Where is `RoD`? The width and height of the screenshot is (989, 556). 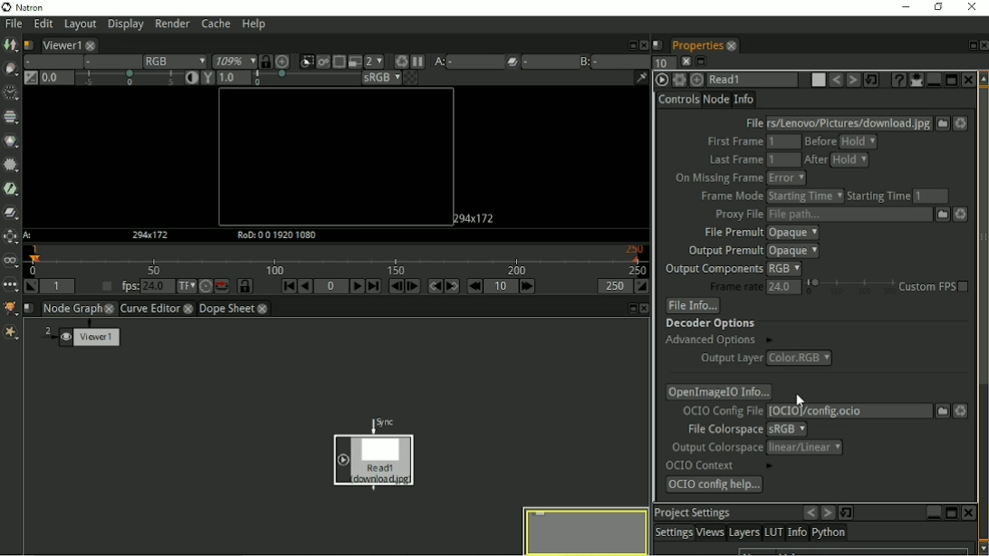
RoD is located at coordinates (274, 235).